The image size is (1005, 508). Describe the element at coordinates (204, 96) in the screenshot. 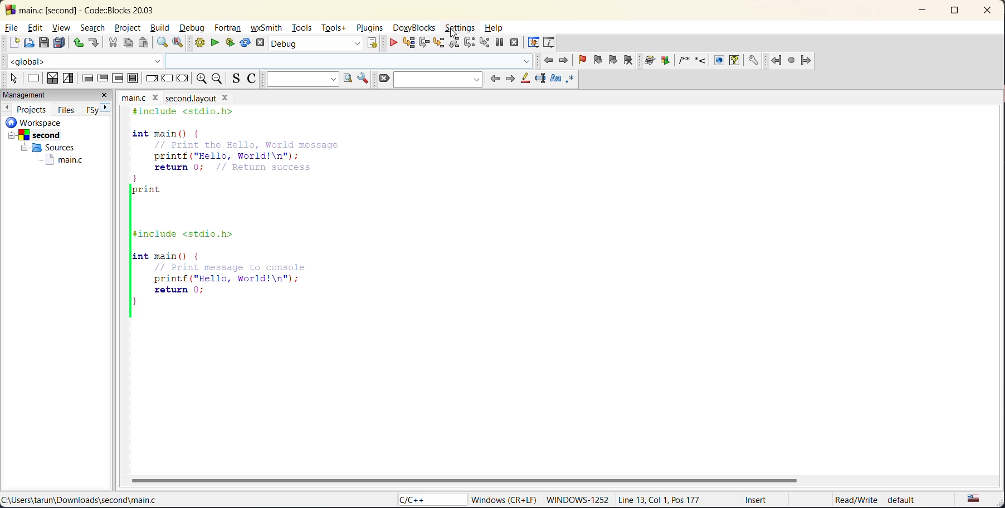

I see `Second layout` at that location.